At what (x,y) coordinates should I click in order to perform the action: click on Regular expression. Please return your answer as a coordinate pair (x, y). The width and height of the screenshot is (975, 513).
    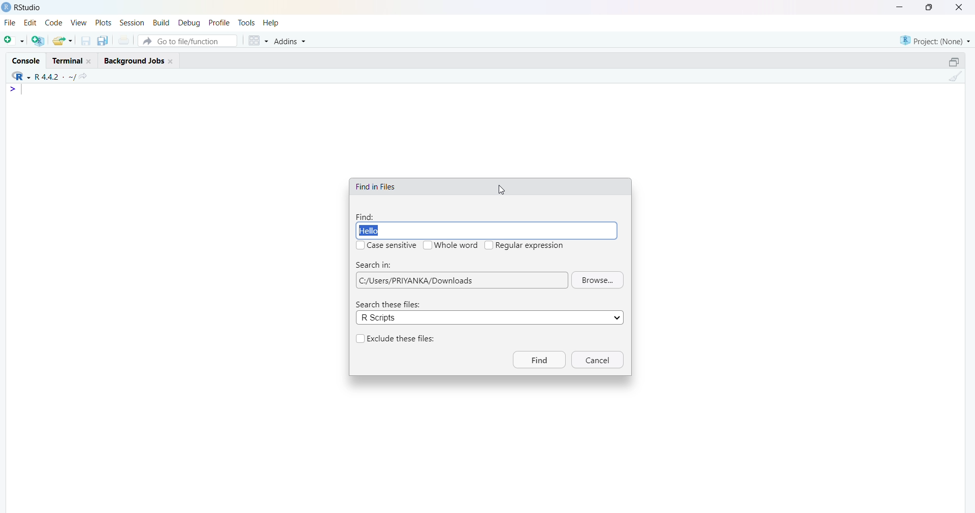
    Looking at the image, I should click on (530, 245).